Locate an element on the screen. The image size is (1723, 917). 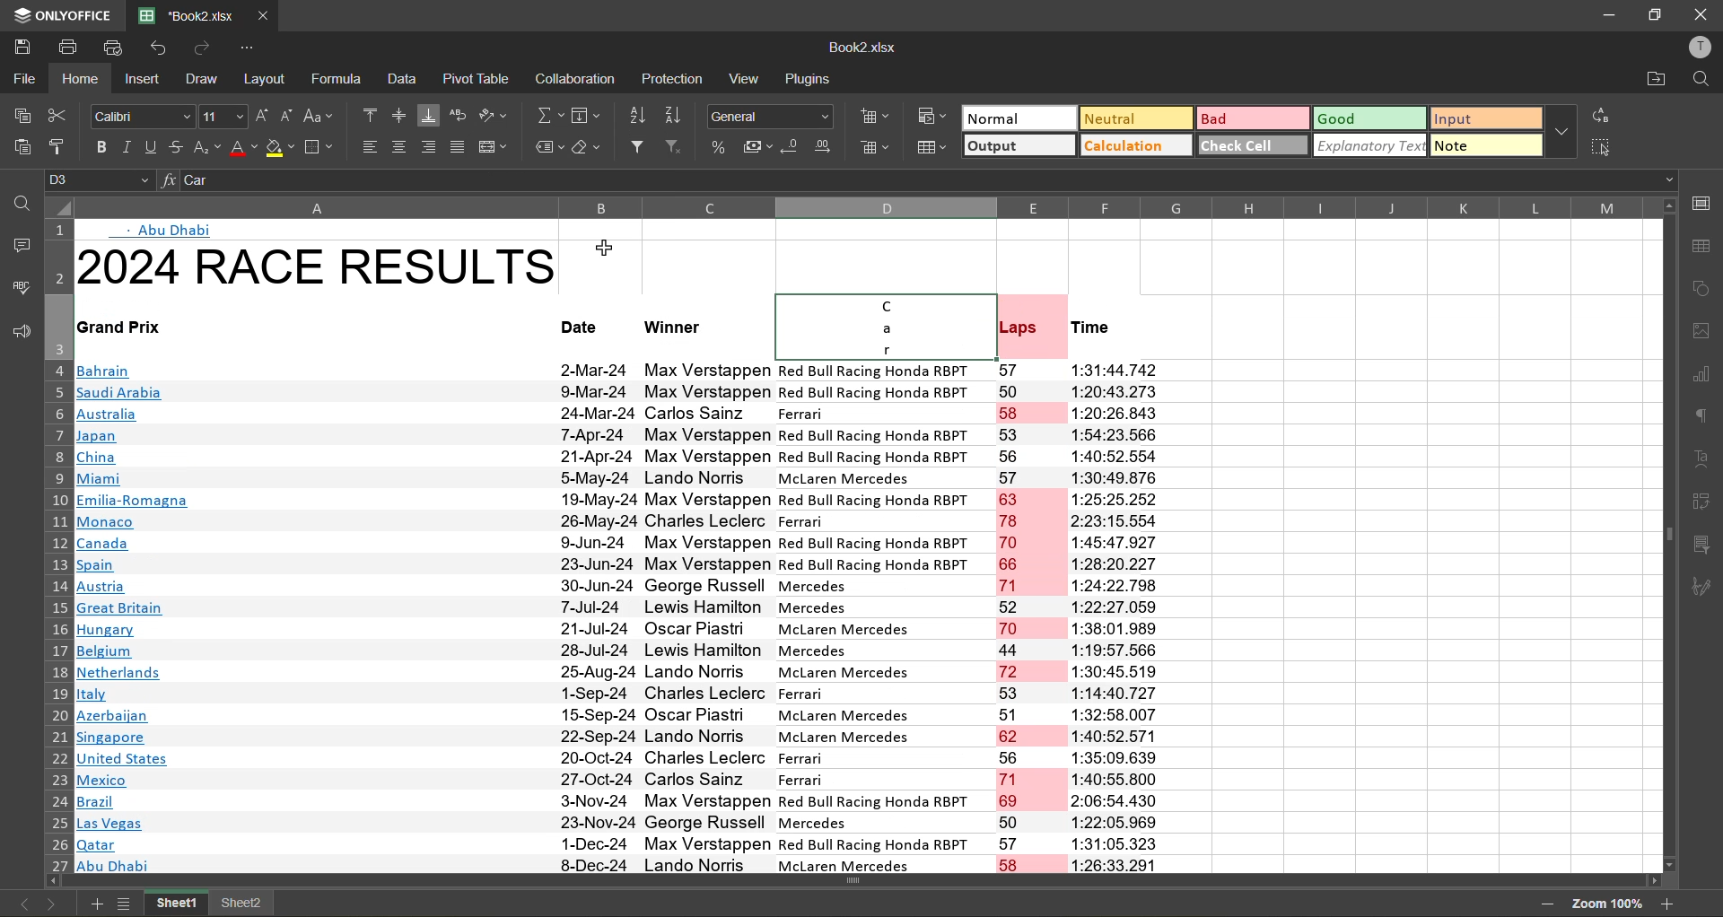
data is located at coordinates (406, 81).